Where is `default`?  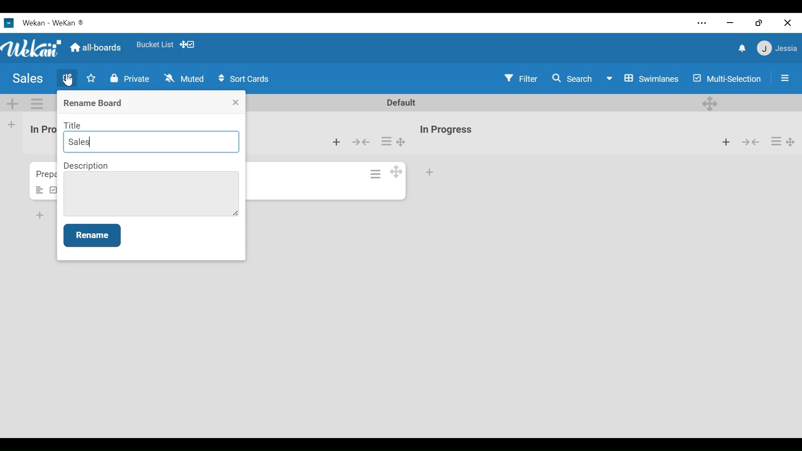
default is located at coordinates (404, 103).